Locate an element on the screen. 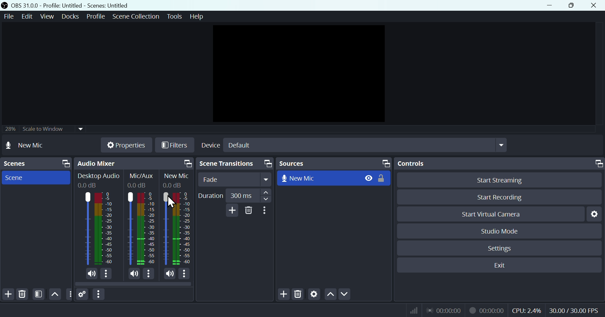 The height and width of the screenshot is (317, 605). Settings is located at coordinates (596, 214).